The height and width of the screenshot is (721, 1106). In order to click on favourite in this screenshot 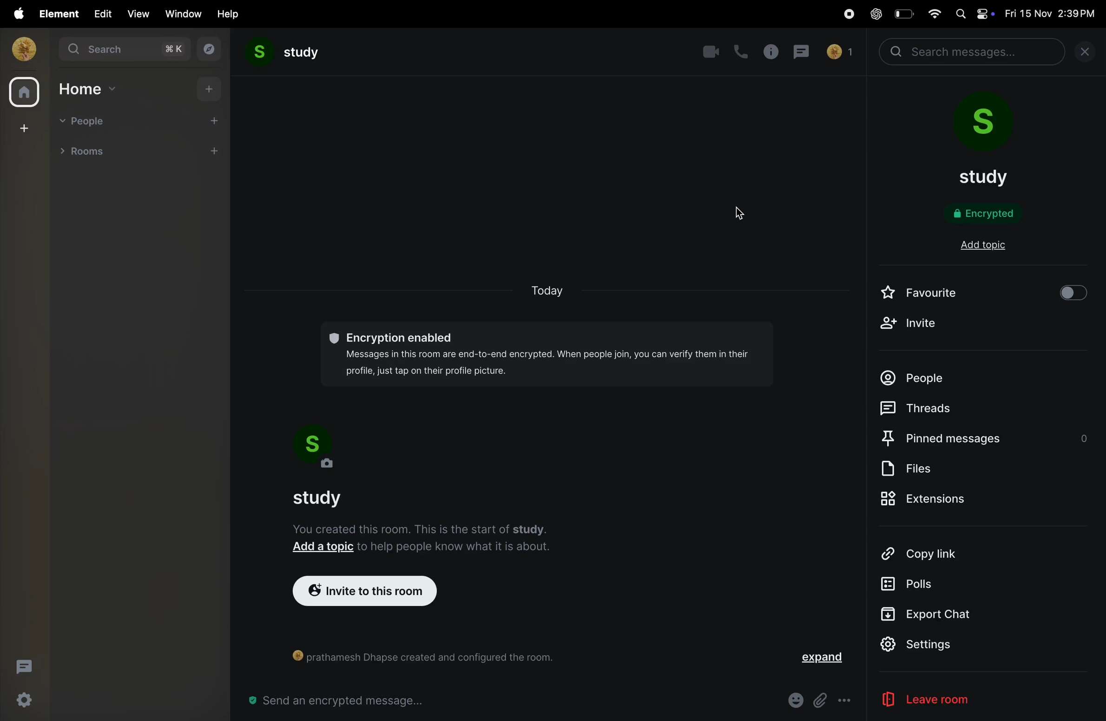, I will do `click(920, 293)`.